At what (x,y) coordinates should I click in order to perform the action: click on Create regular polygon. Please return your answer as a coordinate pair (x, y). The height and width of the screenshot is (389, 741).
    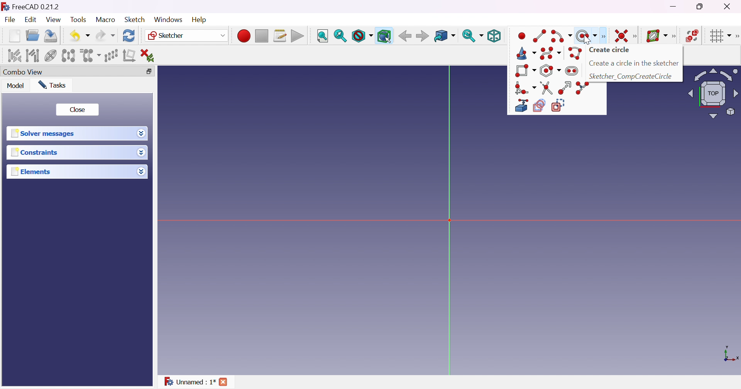
    Looking at the image, I should click on (551, 70).